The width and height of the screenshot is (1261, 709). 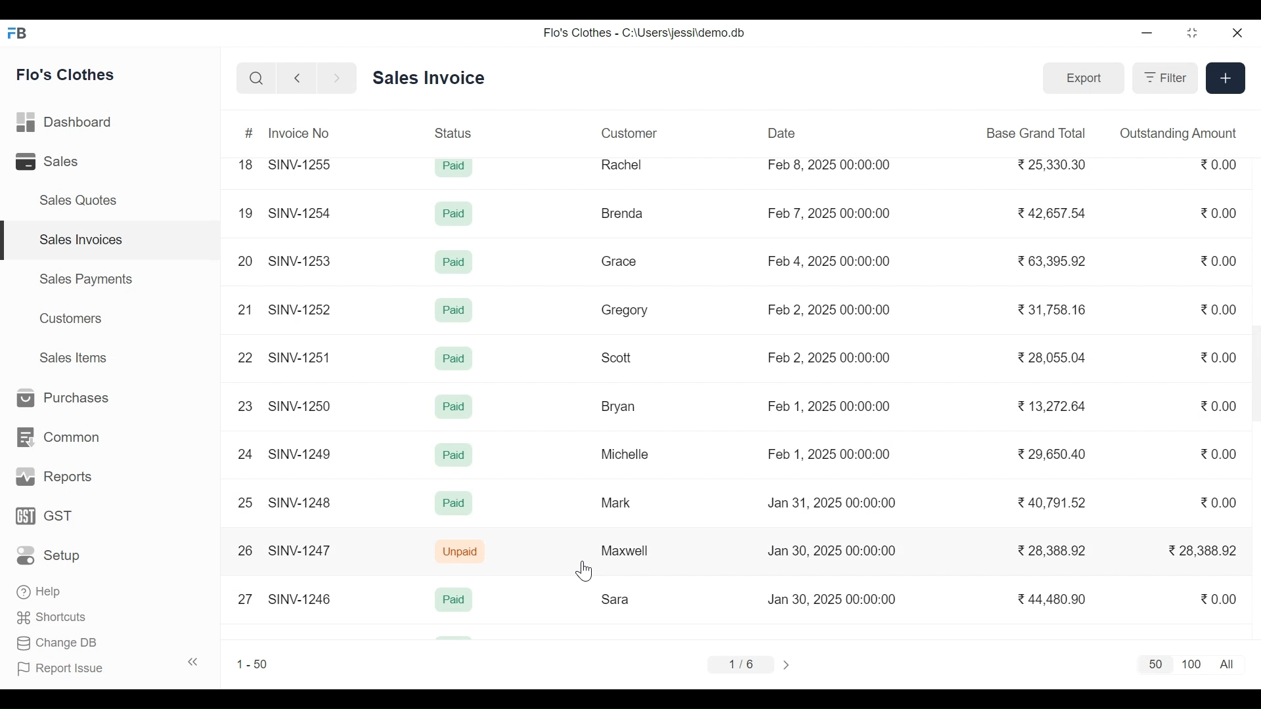 I want to click on Paid, so click(x=456, y=215).